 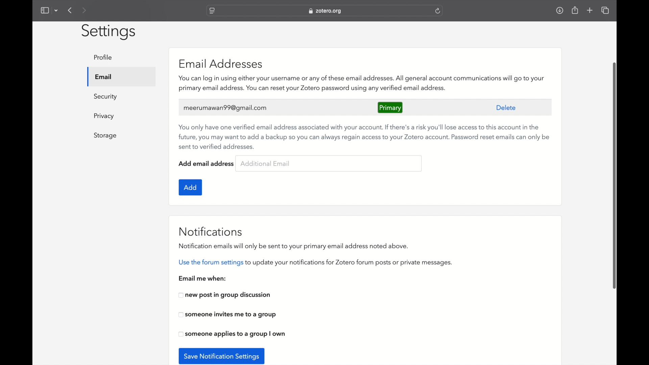 I want to click on notifications emails will only be sent to your primary email address noted above, so click(x=293, y=245).